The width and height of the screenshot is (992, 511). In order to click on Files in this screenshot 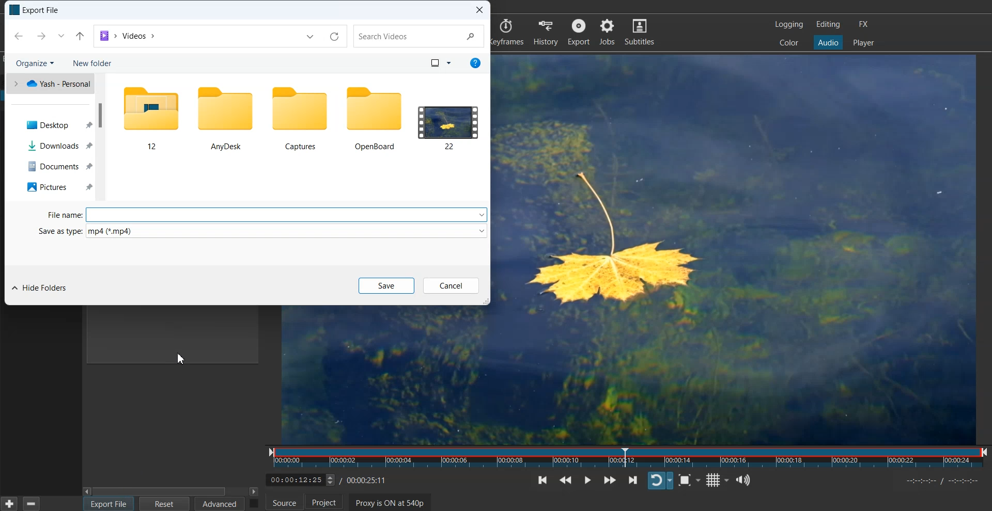, I will do `click(300, 118)`.